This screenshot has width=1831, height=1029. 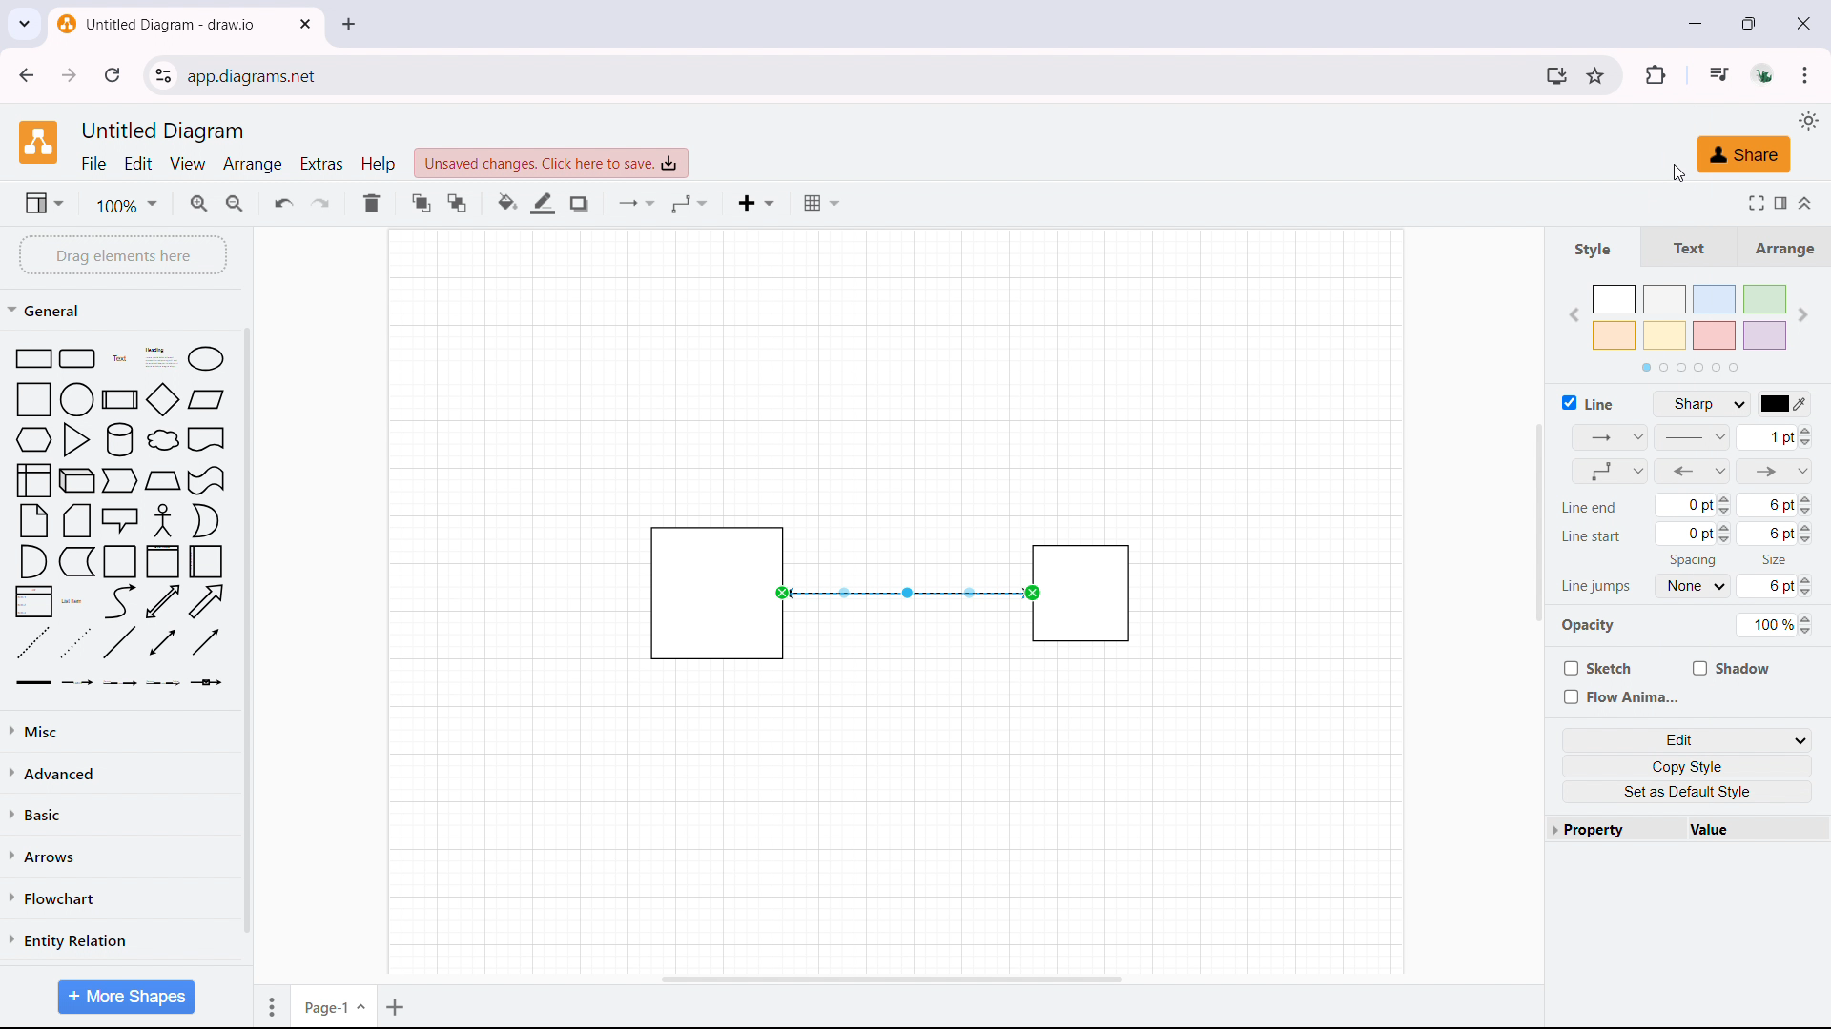 I want to click on format, so click(x=1780, y=201).